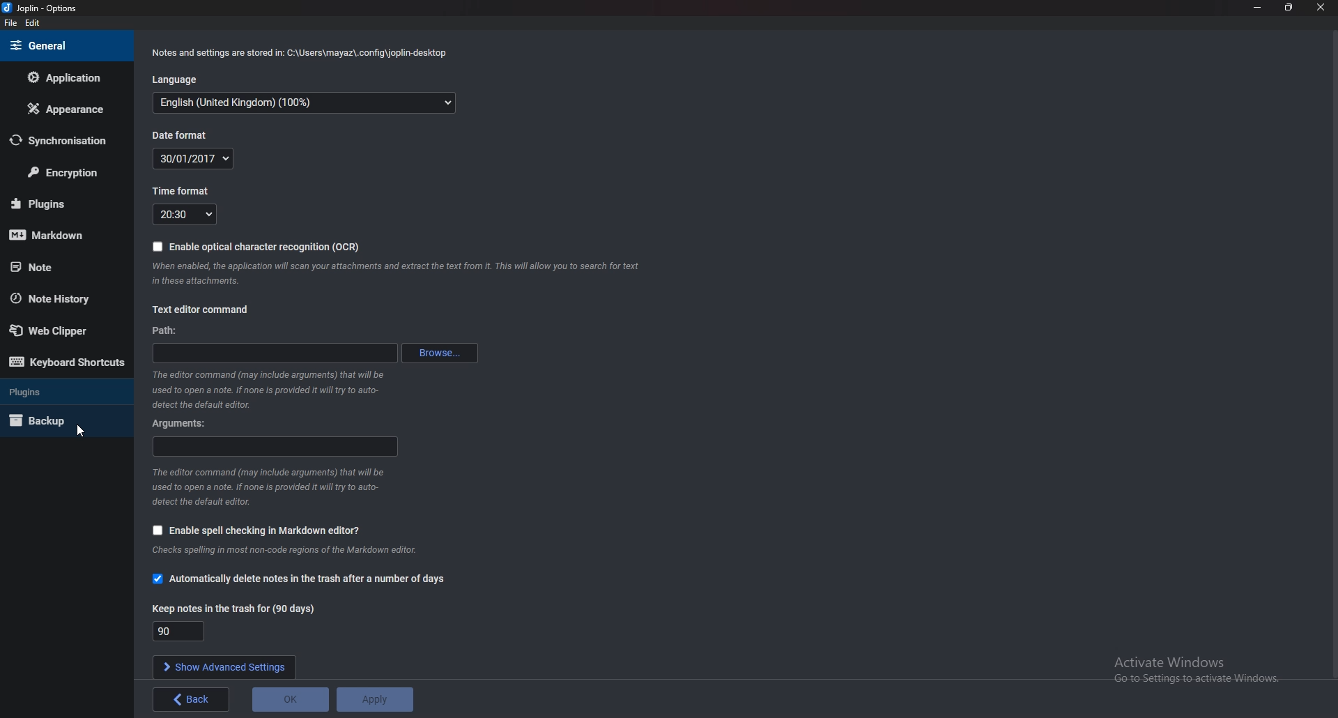 This screenshot has width=1338, height=718. What do you see at coordinates (59, 203) in the screenshot?
I see `plugins` at bounding box center [59, 203].